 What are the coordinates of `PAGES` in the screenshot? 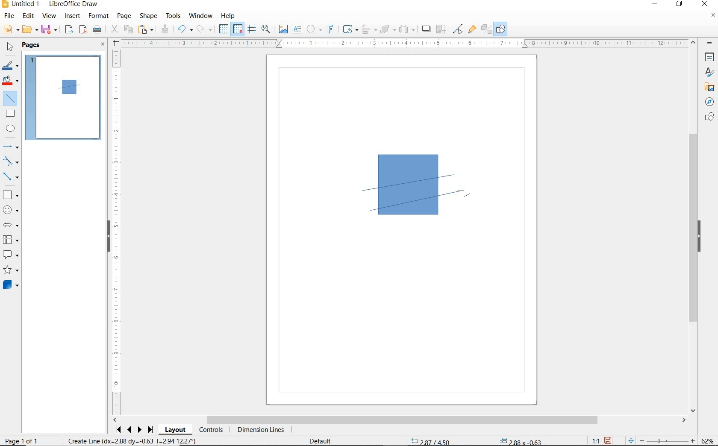 It's located at (32, 46).